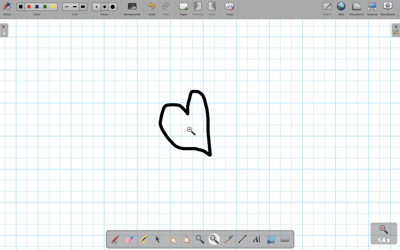 The height and width of the screenshot is (250, 400). What do you see at coordinates (229, 10) in the screenshot?
I see `Erase` at bounding box center [229, 10].